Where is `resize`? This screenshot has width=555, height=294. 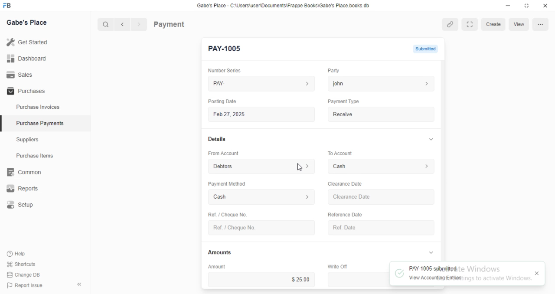
resize is located at coordinates (526, 6).